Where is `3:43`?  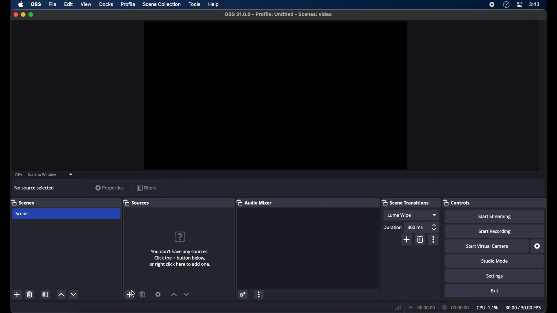 3:43 is located at coordinates (535, 4).